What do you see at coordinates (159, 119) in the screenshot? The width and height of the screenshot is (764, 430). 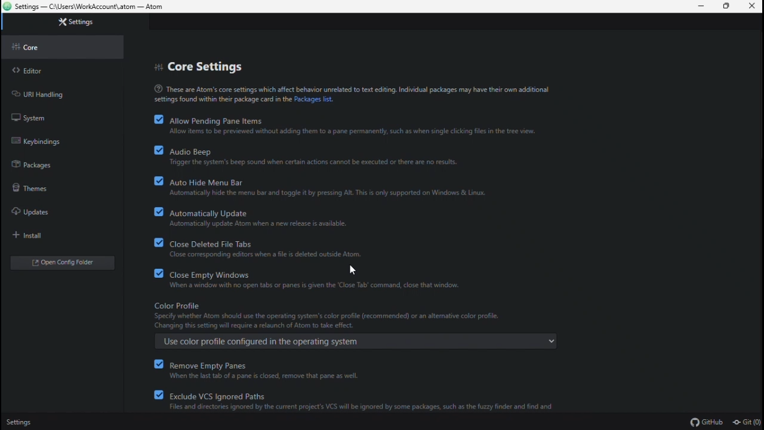 I see `checkbox` at bounding box center [159, 119].